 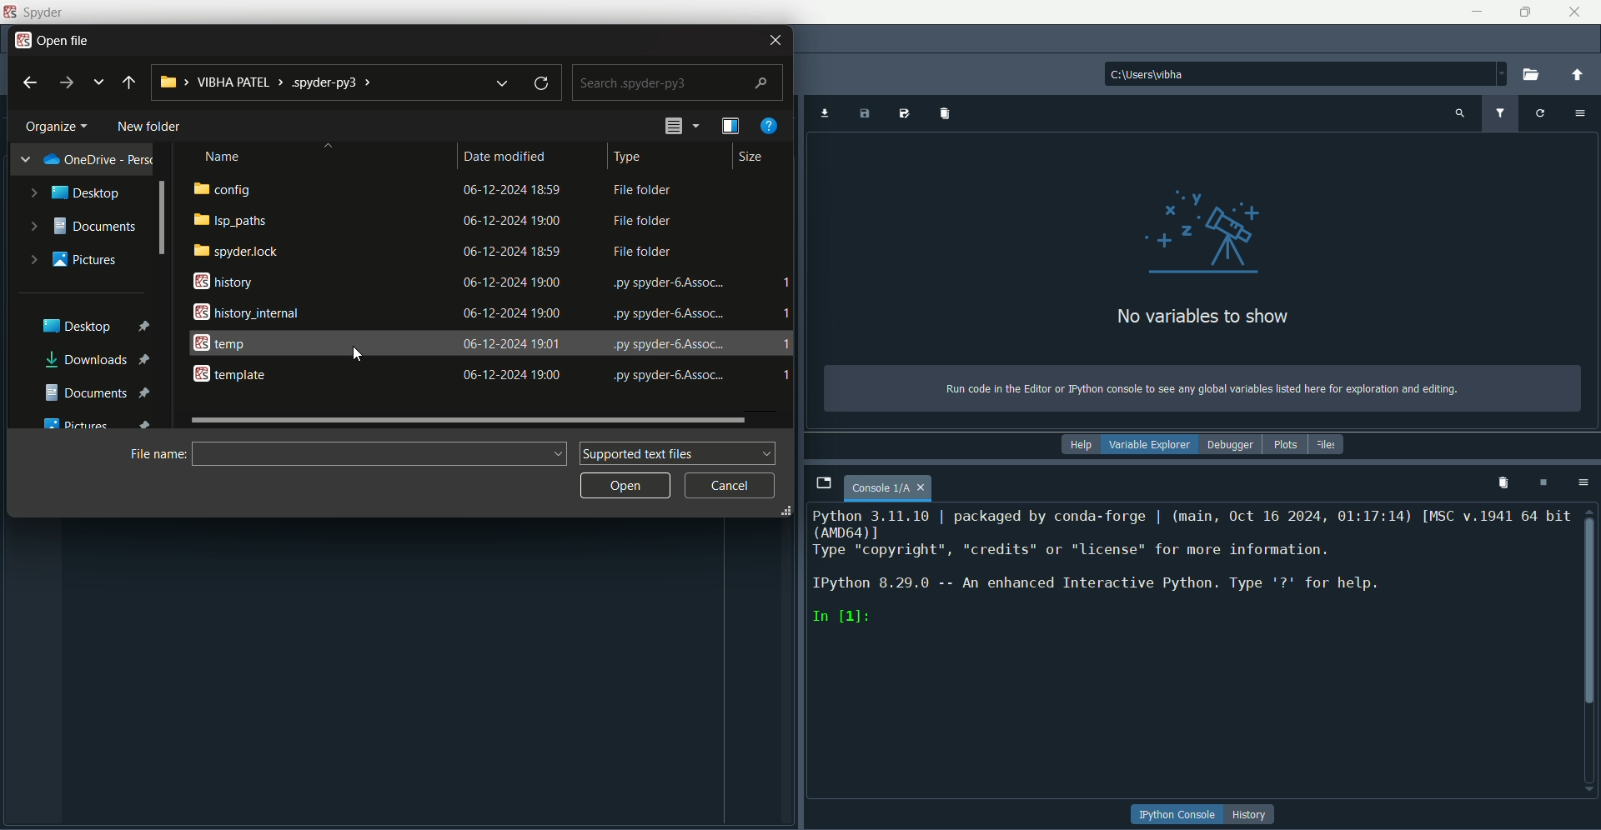 I want to click on refresh, so click(x=544, y=82).